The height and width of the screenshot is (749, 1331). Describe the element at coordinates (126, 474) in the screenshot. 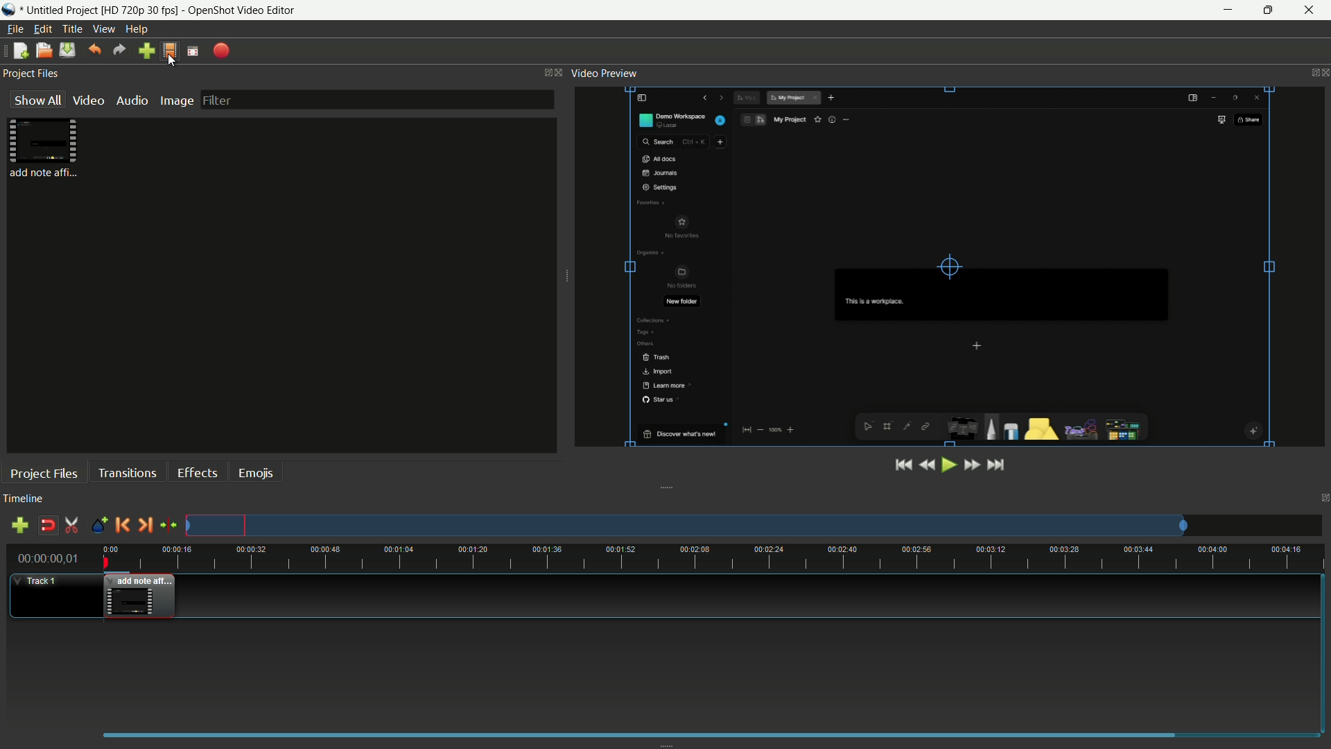

I see `transitions` at that location.